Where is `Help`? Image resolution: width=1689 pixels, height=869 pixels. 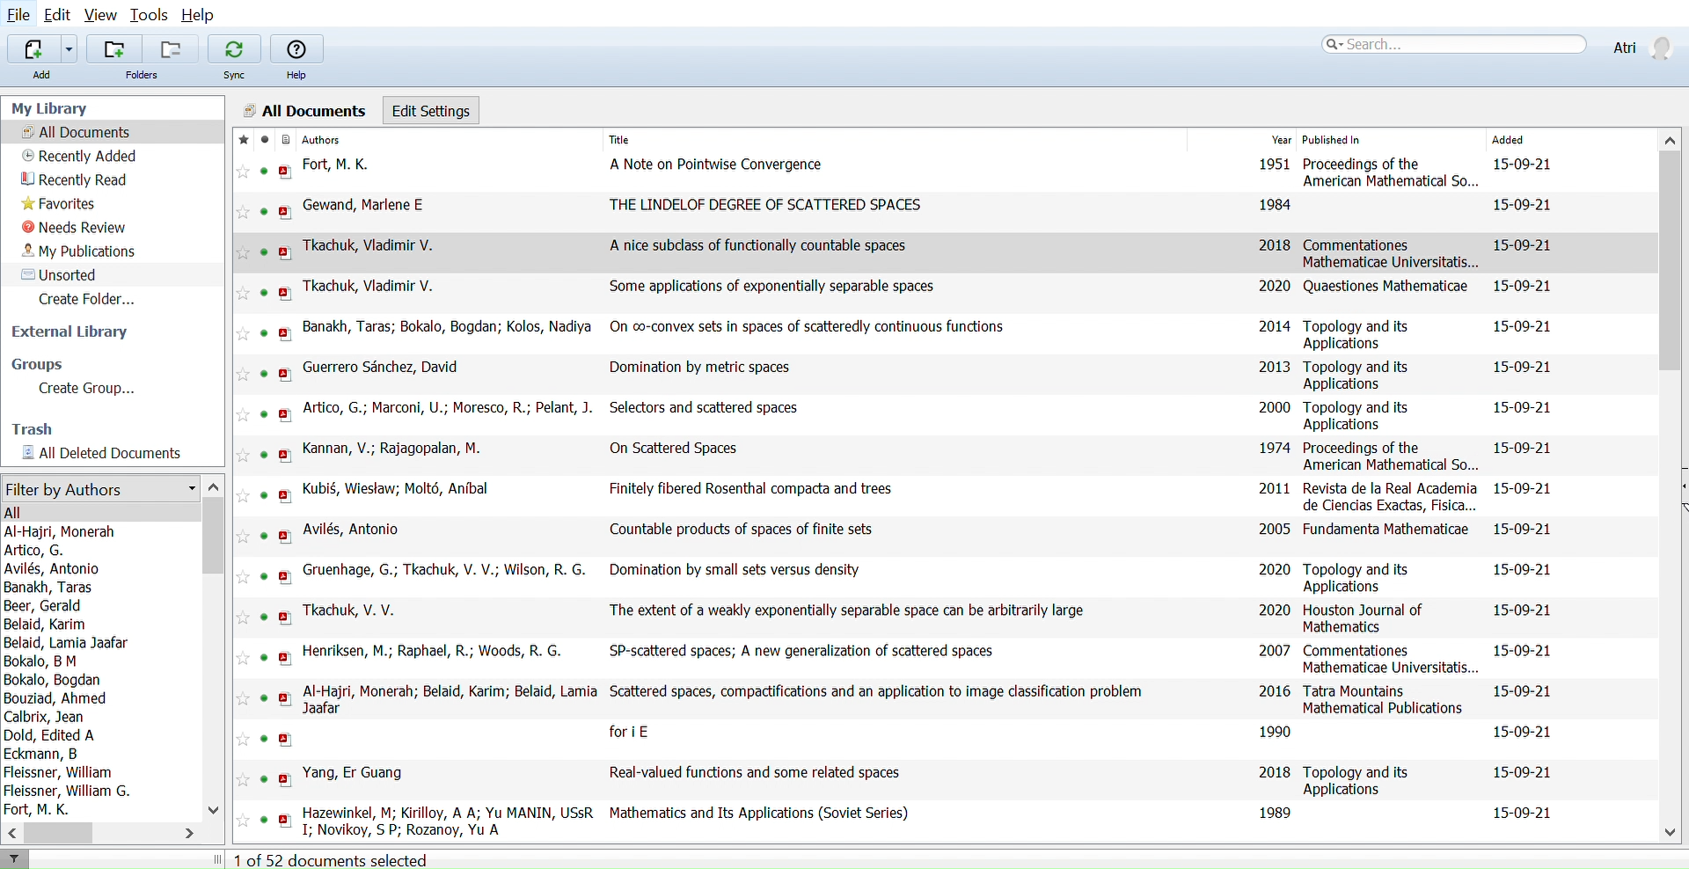 Help is located at coordinates (201, 16).